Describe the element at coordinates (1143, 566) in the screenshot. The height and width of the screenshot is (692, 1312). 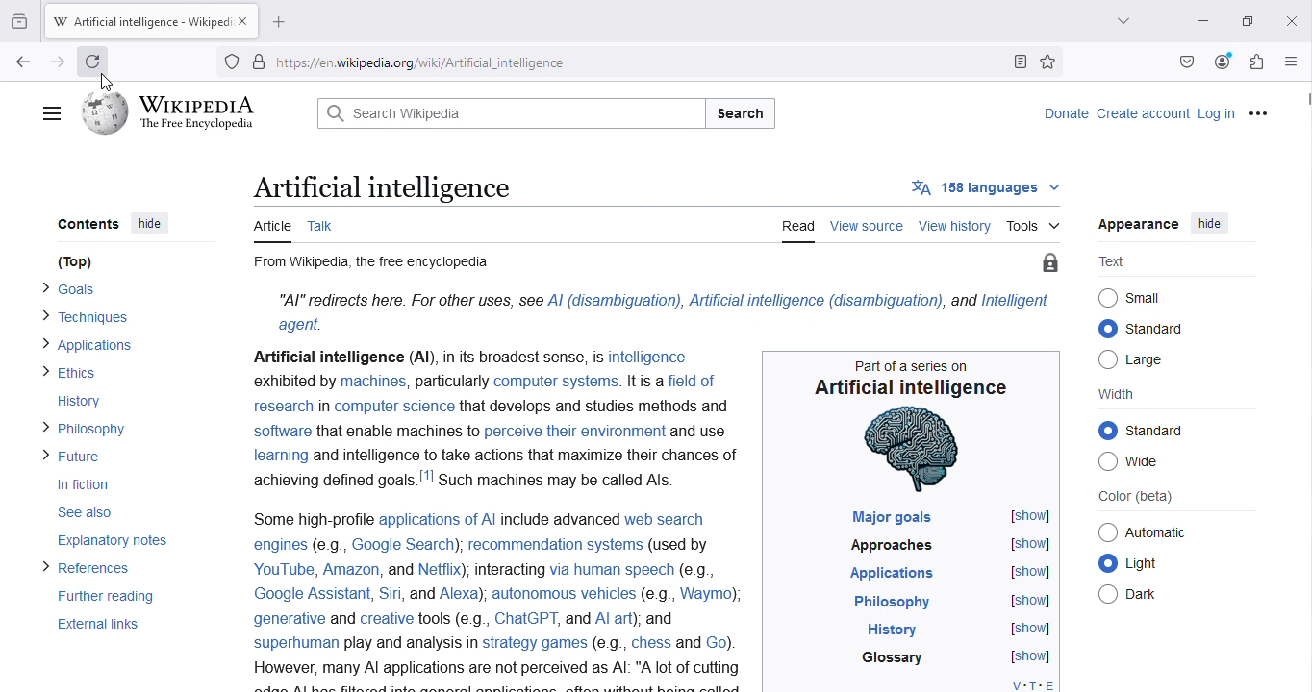
I see `Light` at that location.